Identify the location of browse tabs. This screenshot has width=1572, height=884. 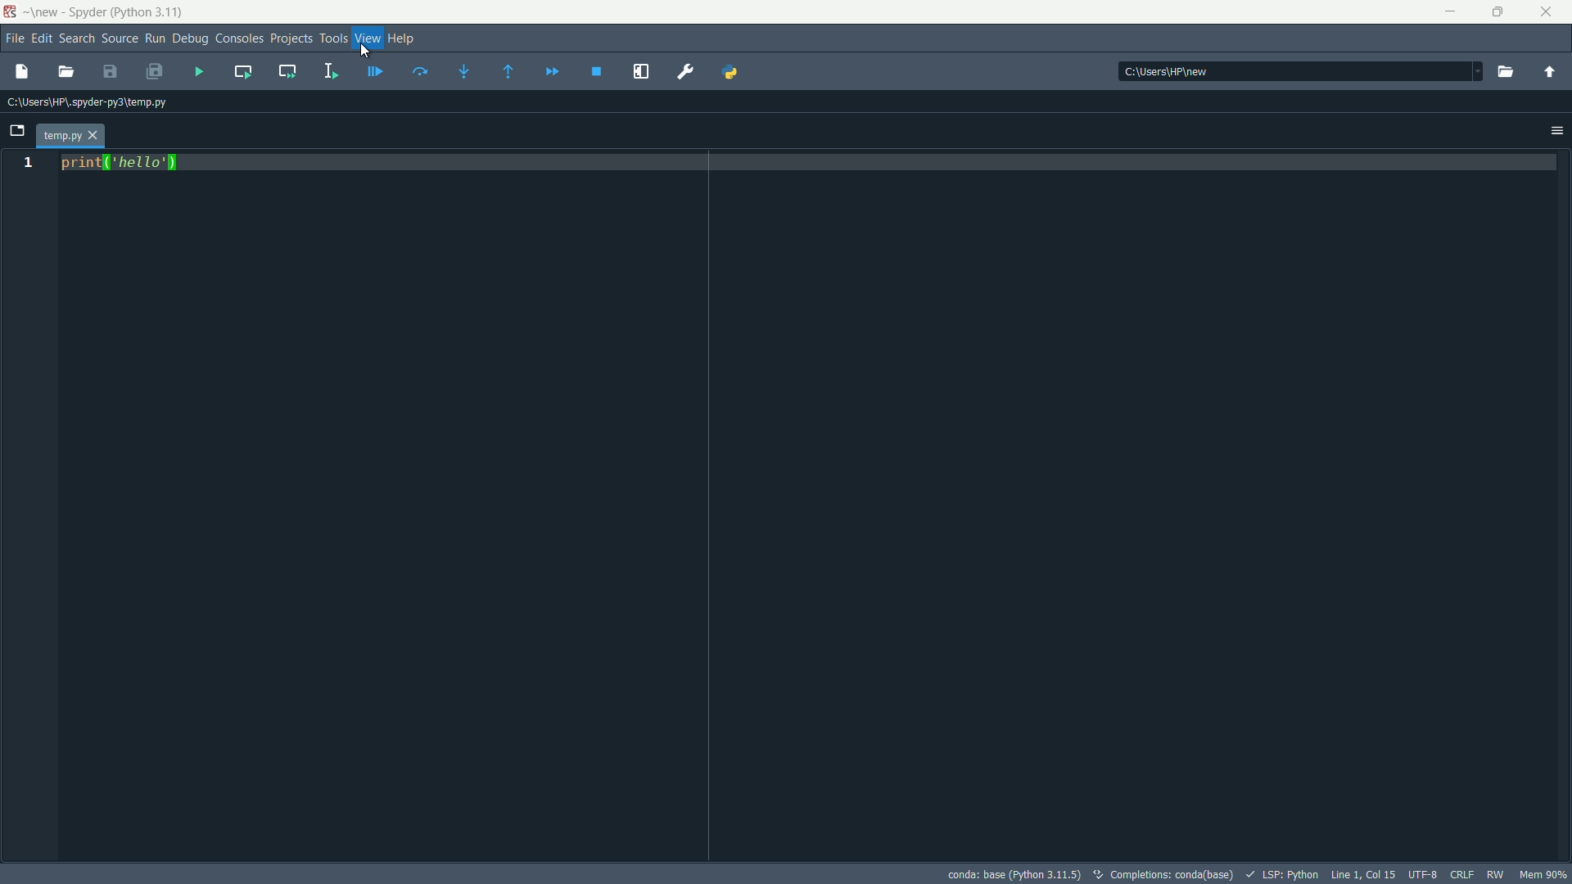
(19, 131).